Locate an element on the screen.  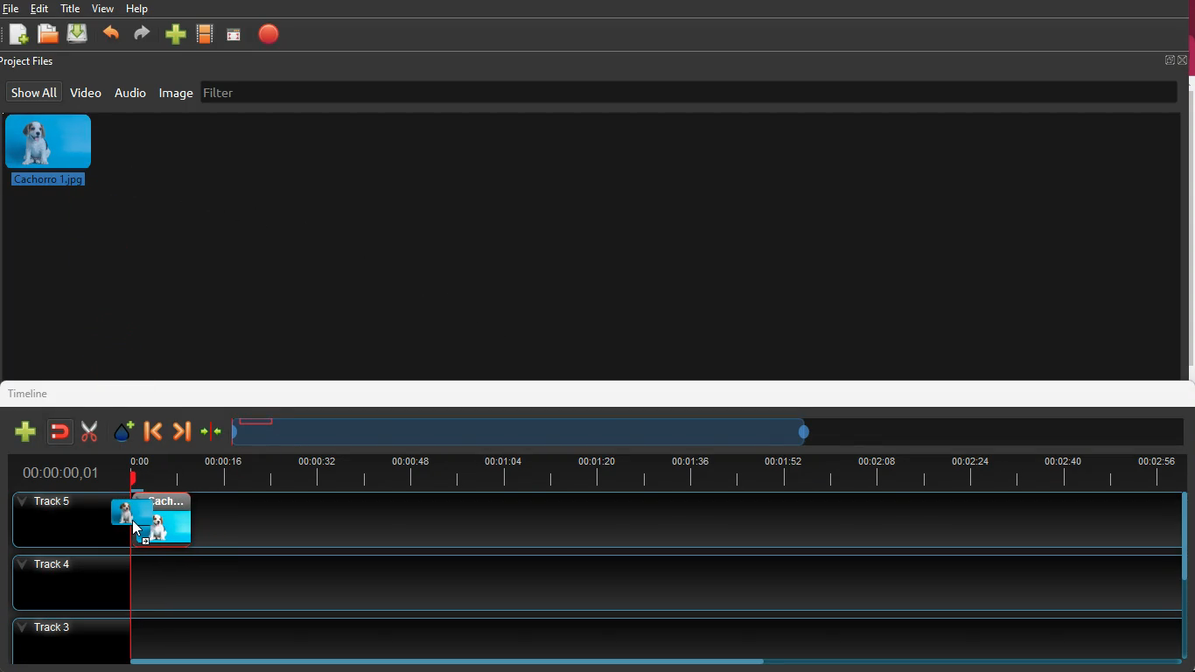
add is located at coordinates (17, 36).